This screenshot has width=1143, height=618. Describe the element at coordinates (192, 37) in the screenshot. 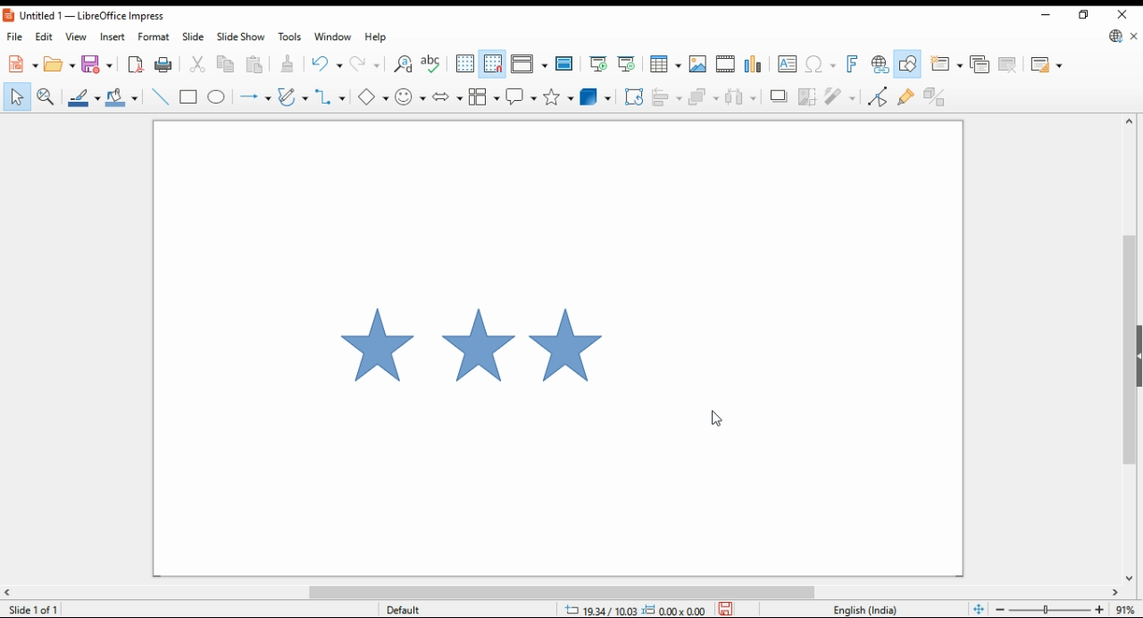

I see `slide` at that location.